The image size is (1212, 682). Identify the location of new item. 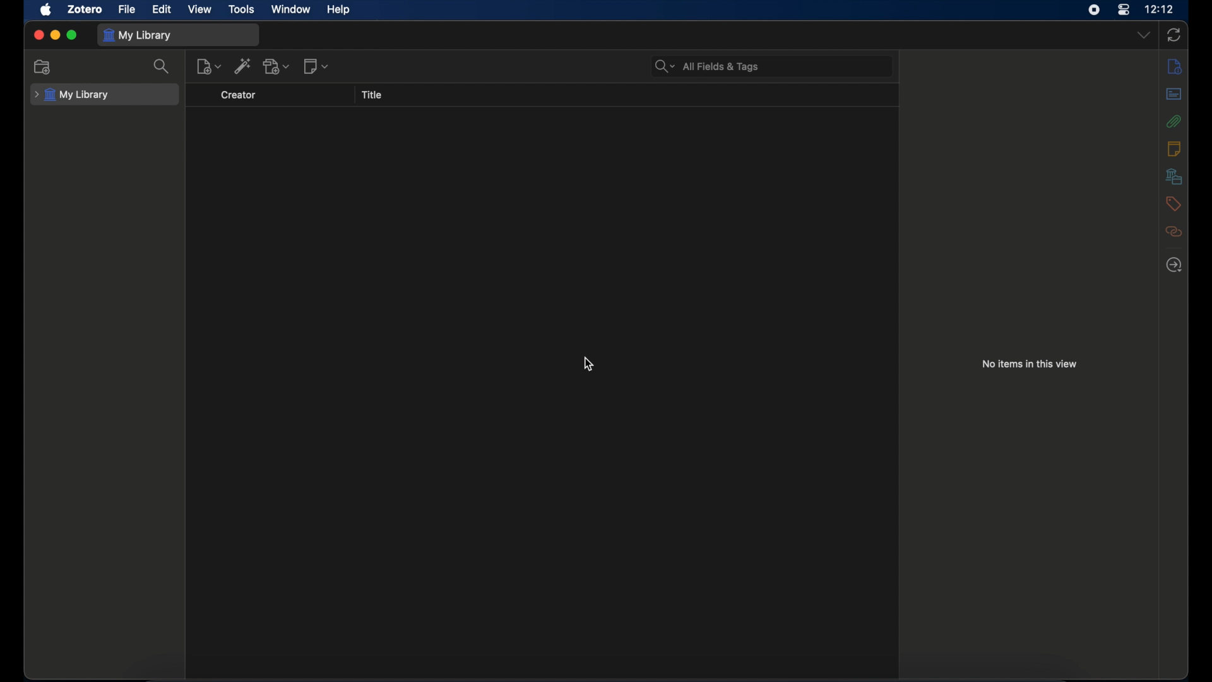
(208, 66).